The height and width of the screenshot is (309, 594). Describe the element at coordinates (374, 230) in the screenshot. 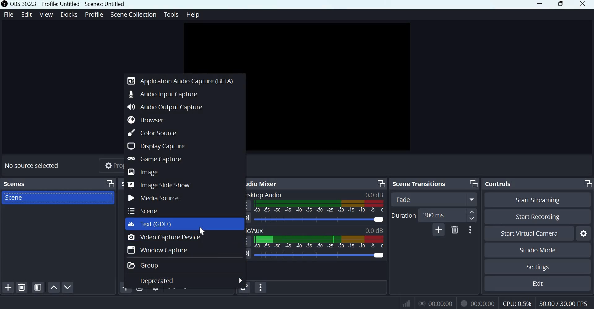

I see `Audio Level Indicator` at that location.